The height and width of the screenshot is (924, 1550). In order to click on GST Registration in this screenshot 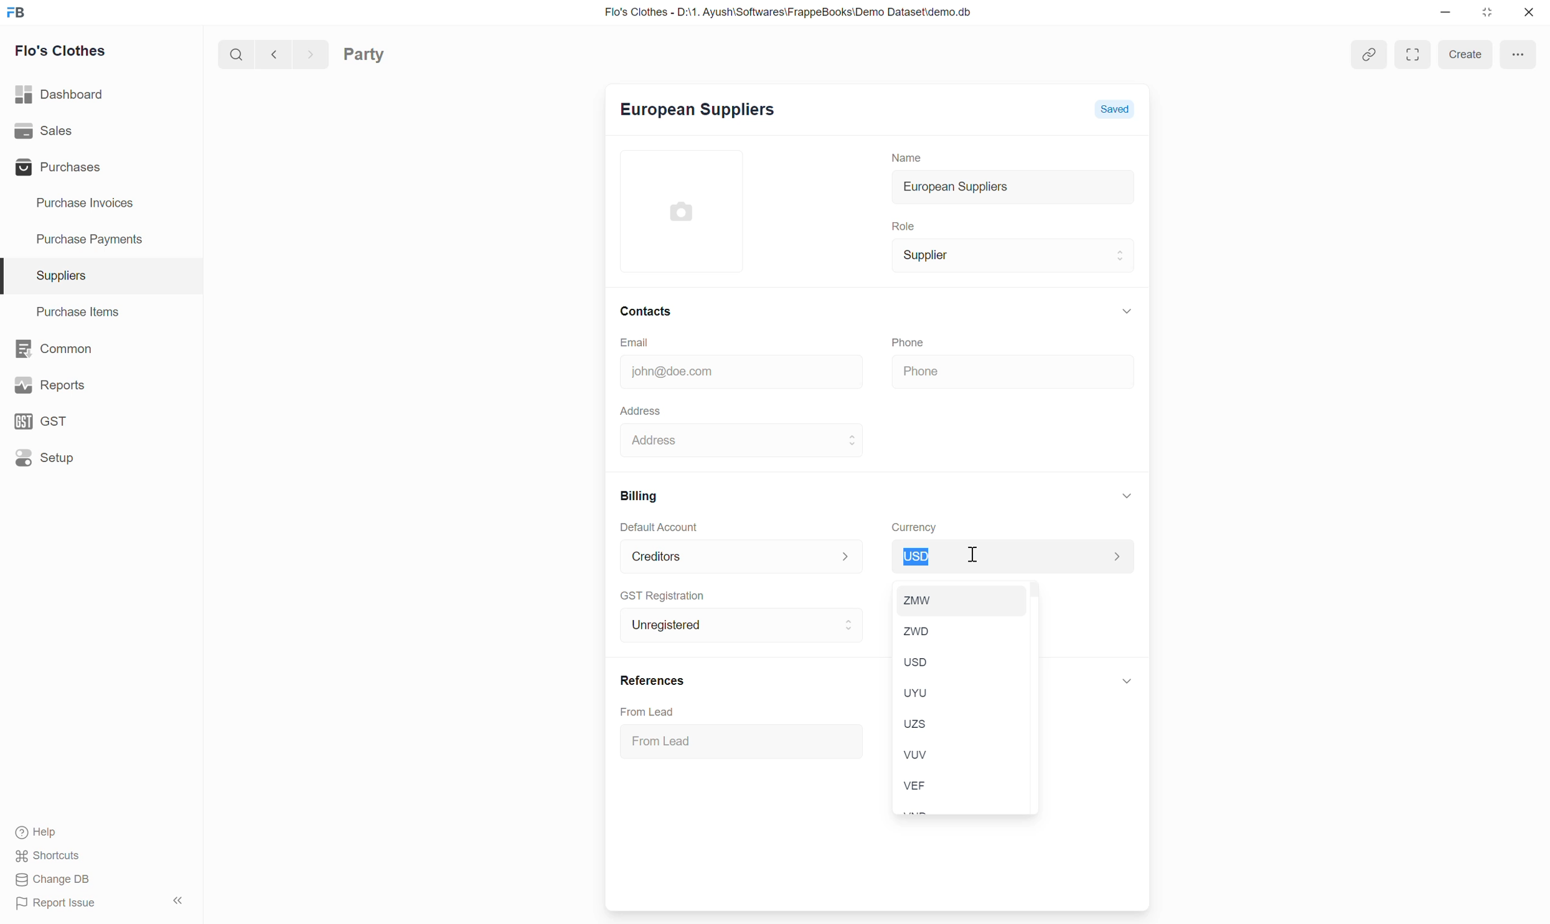, I will do `click(670, 595)`.